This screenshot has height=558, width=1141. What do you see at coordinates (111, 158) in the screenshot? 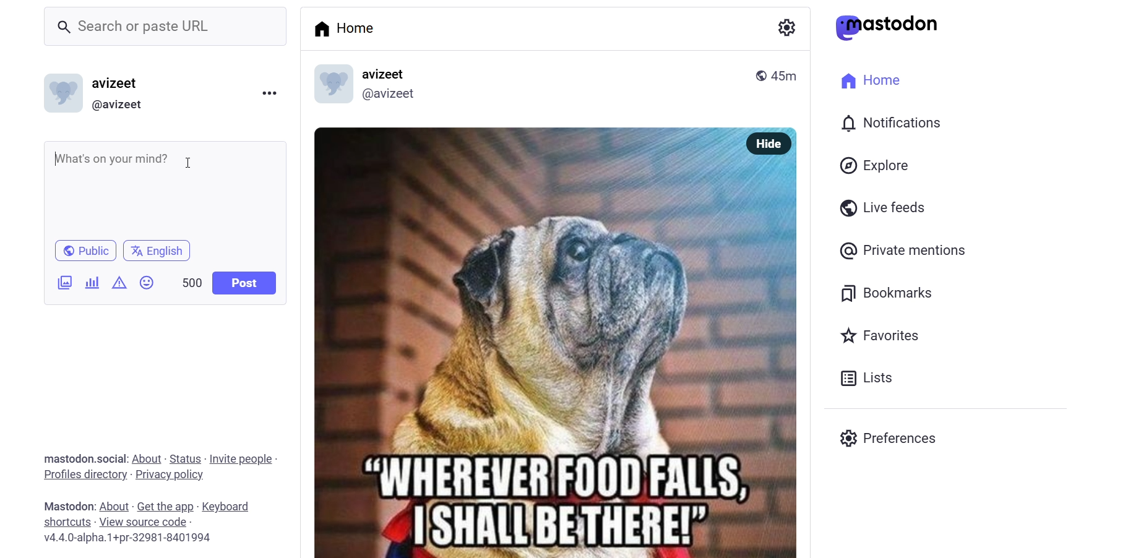
I see `What's on your mind?` at bounding box center [111, 158].